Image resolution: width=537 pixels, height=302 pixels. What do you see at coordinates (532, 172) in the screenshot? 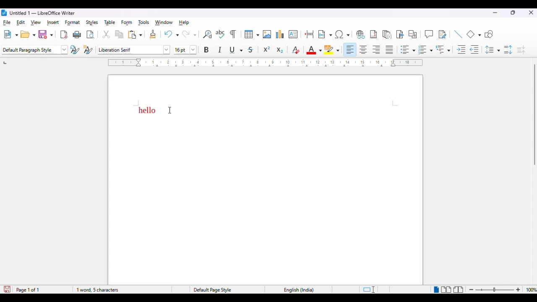
I see `Scrollbar` at bounding box center [532, 172].